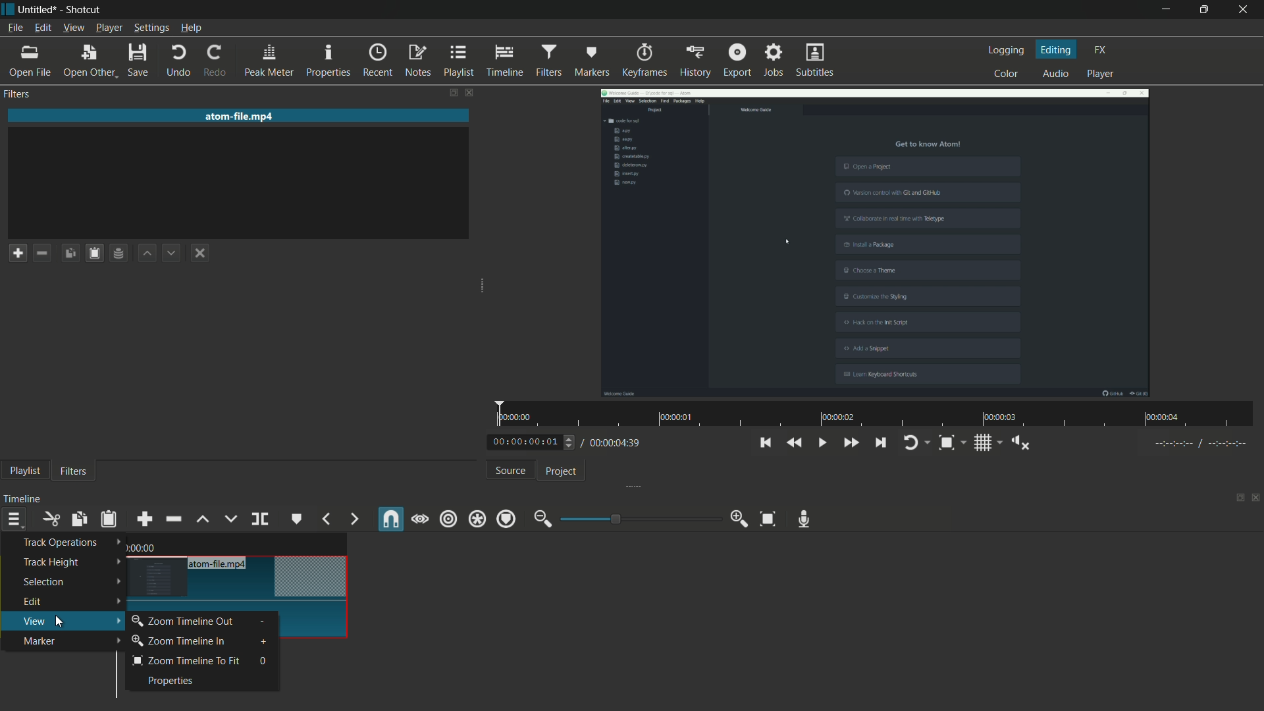  I want to click on overwrite, so click(230, 518).